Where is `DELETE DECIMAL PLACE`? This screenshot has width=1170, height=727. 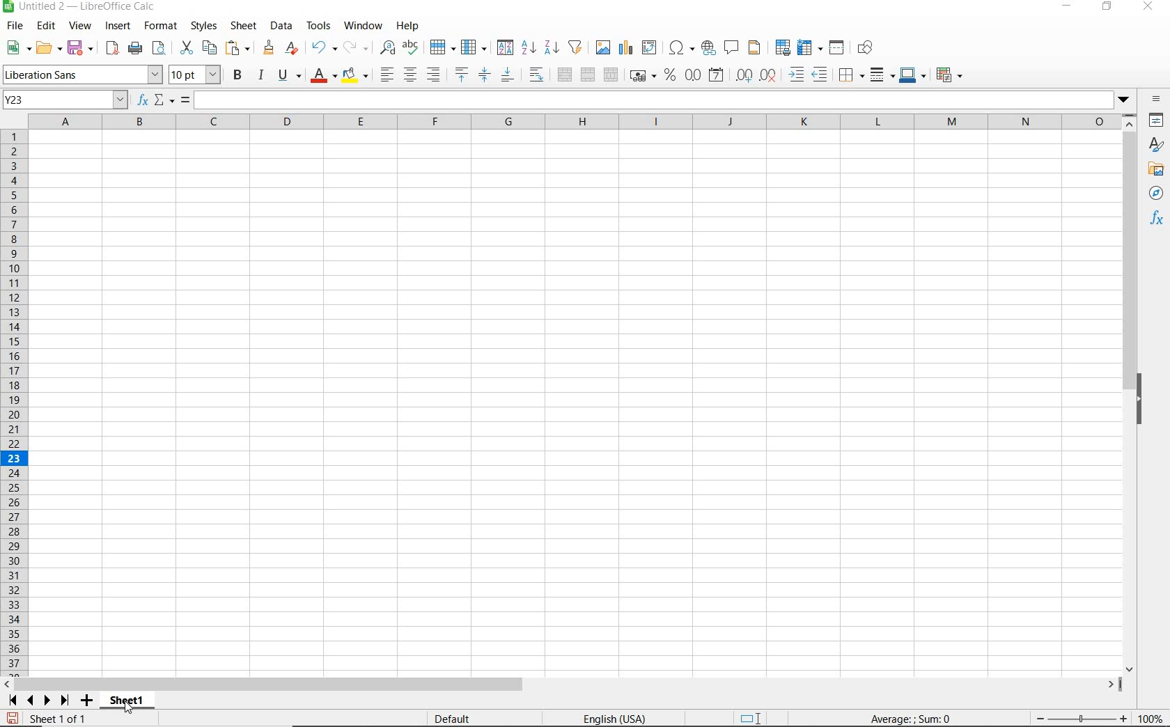
DELETE DECIMAL PLACE is located at coordinates (768, 75).